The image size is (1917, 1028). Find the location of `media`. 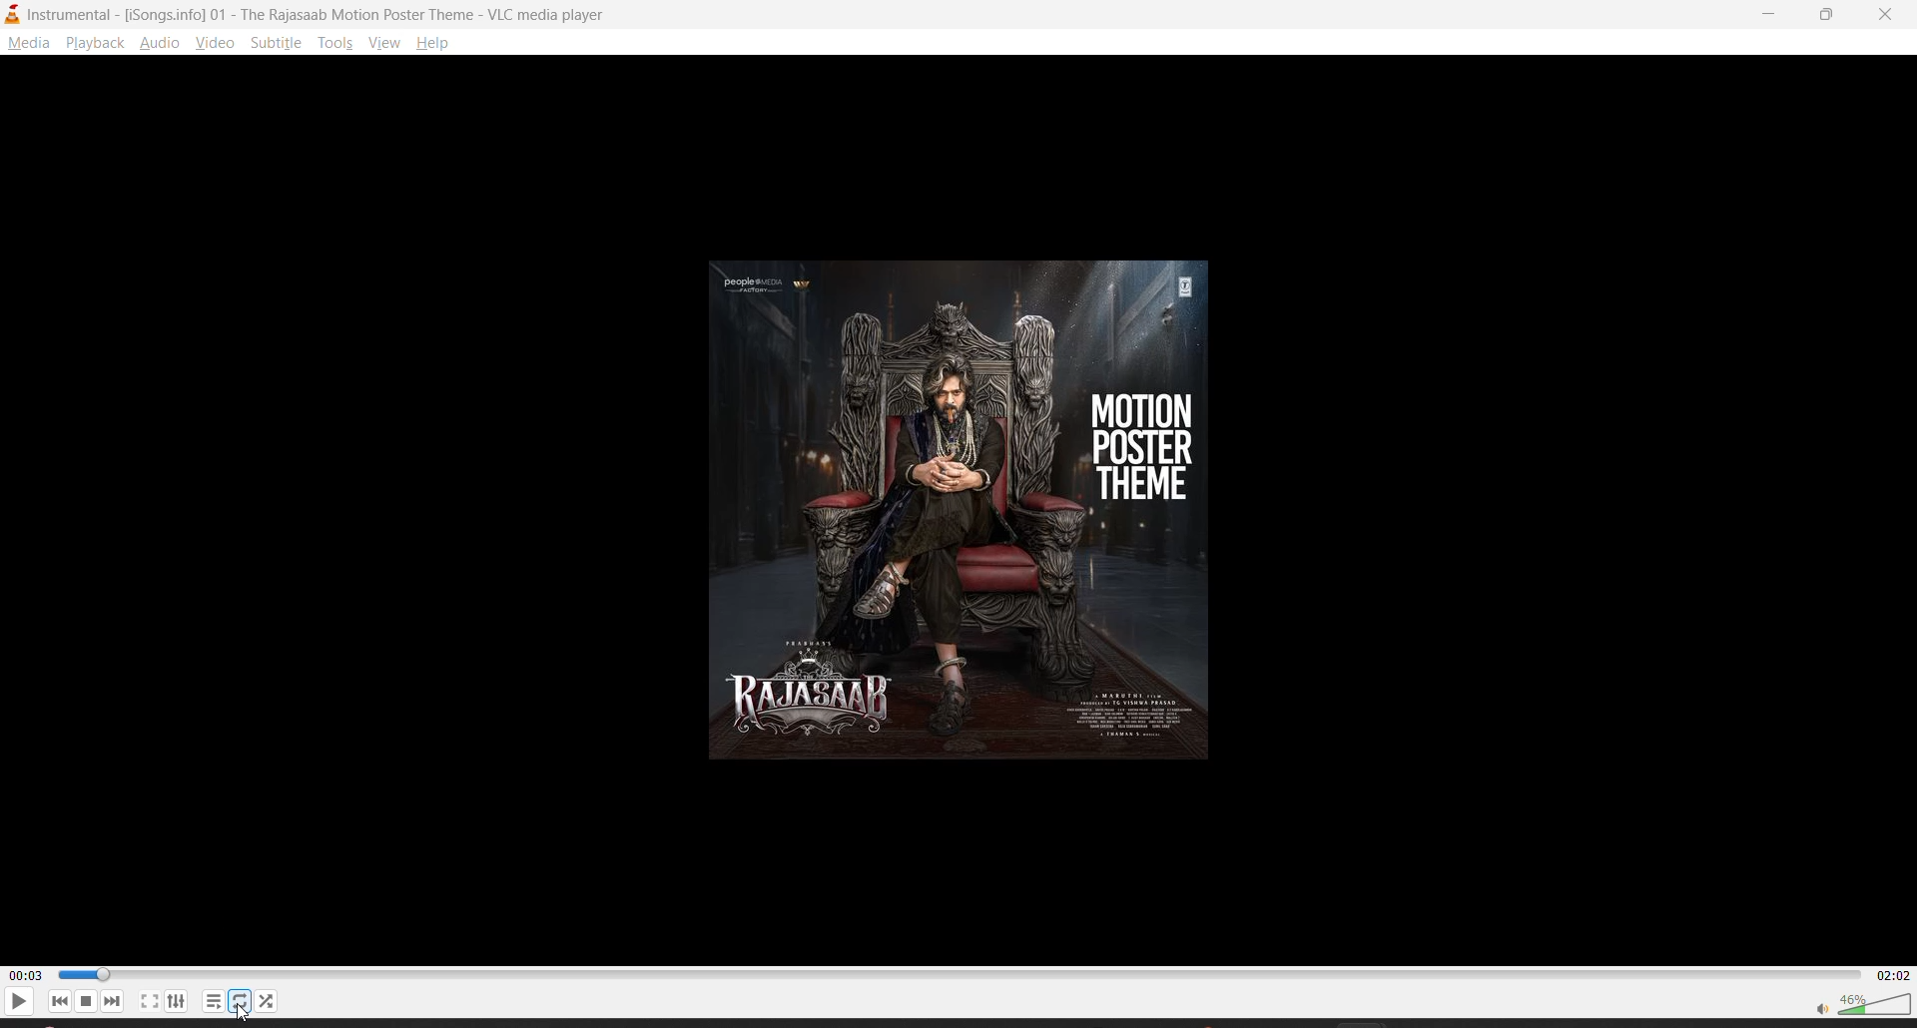

media is located at coordinates (29, 42).